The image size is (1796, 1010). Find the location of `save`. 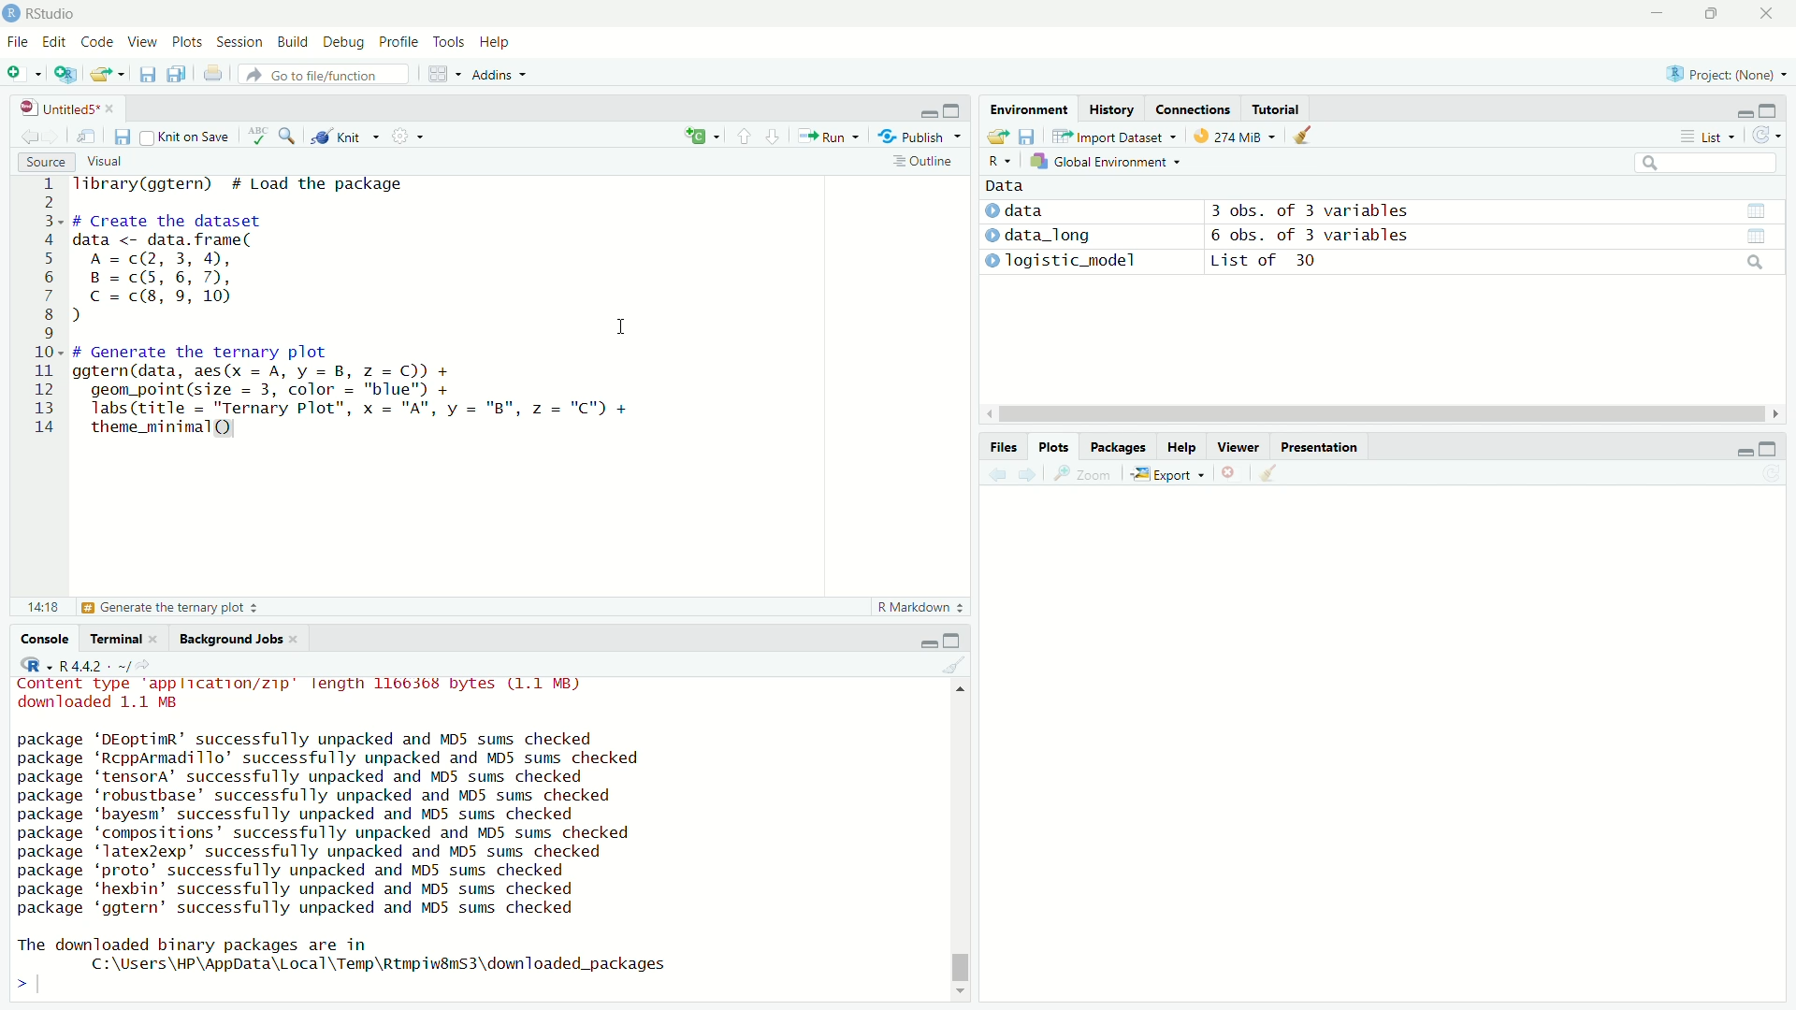

save is located at coordinates (1030, 134).